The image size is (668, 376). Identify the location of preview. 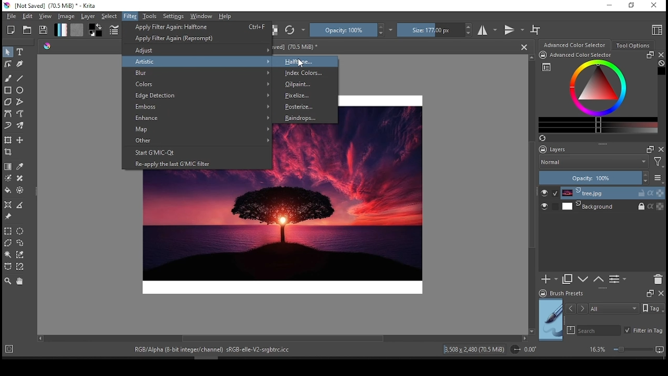
(551, 320).